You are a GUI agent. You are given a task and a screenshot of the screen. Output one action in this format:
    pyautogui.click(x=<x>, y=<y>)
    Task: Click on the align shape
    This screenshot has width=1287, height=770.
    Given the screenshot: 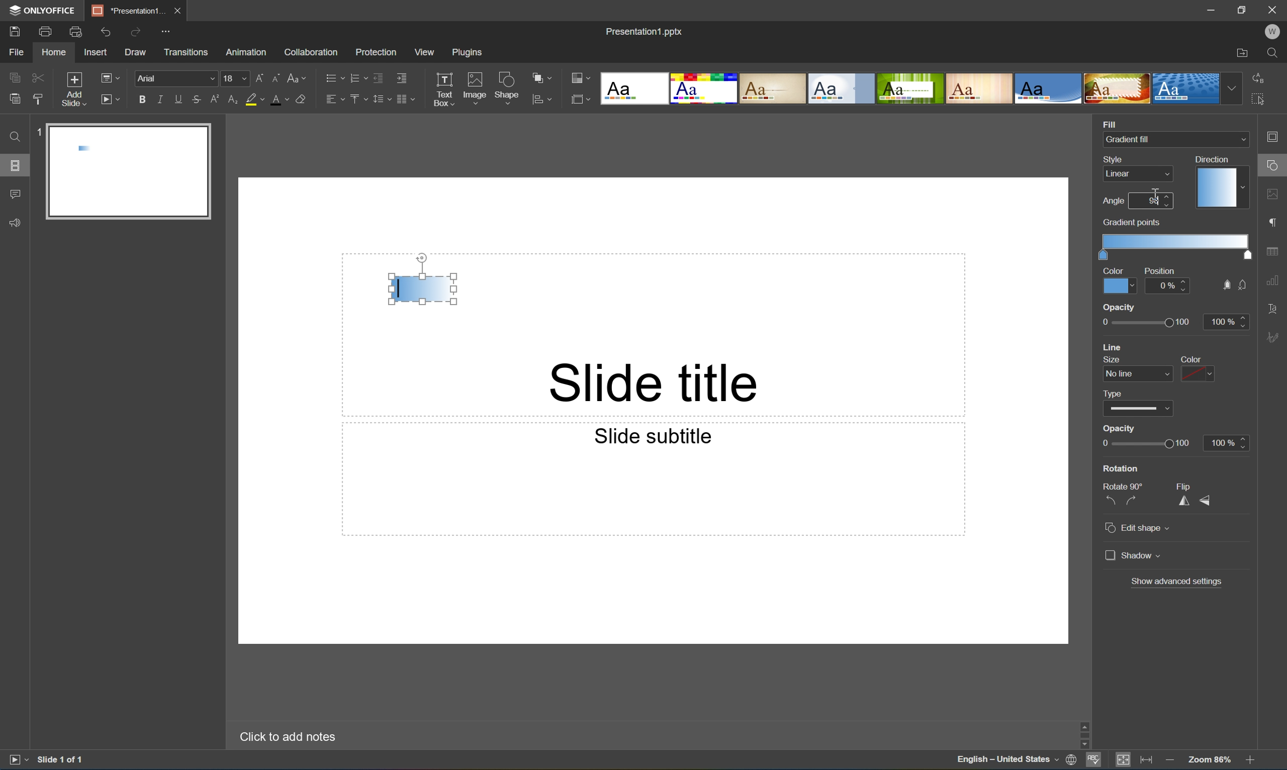 What is the action you would take?
    pyautogui.click(x=544, y=100)
    